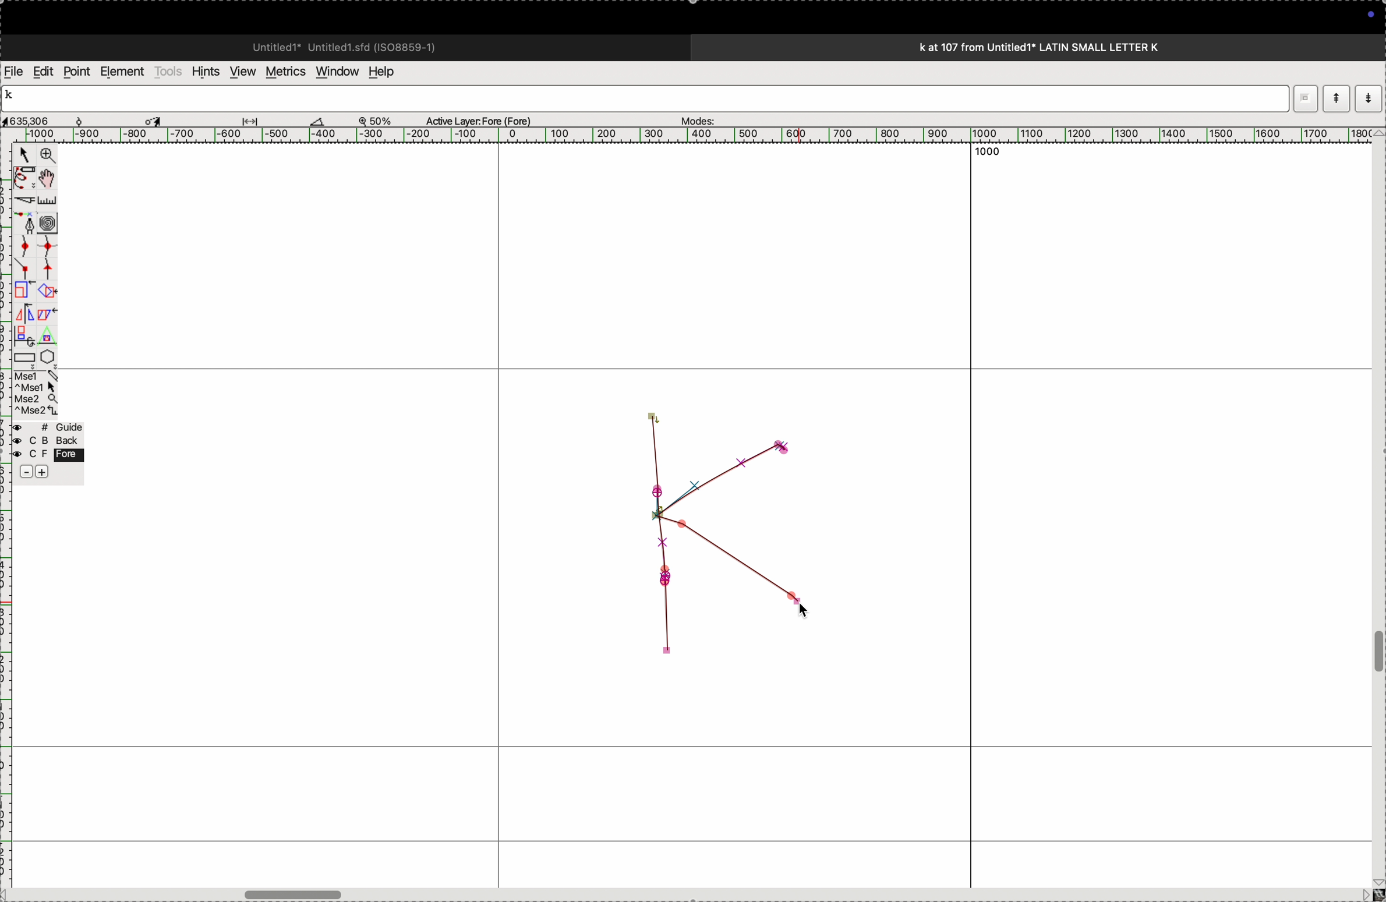  I want to click on mse, so click(37, 394).